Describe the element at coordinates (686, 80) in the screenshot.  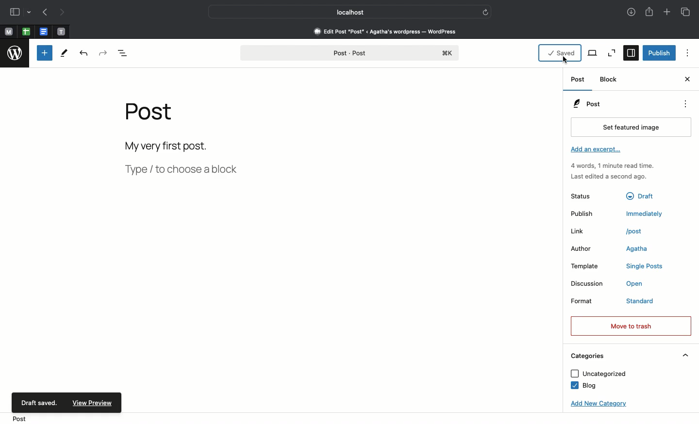
I see `Close` at that location.